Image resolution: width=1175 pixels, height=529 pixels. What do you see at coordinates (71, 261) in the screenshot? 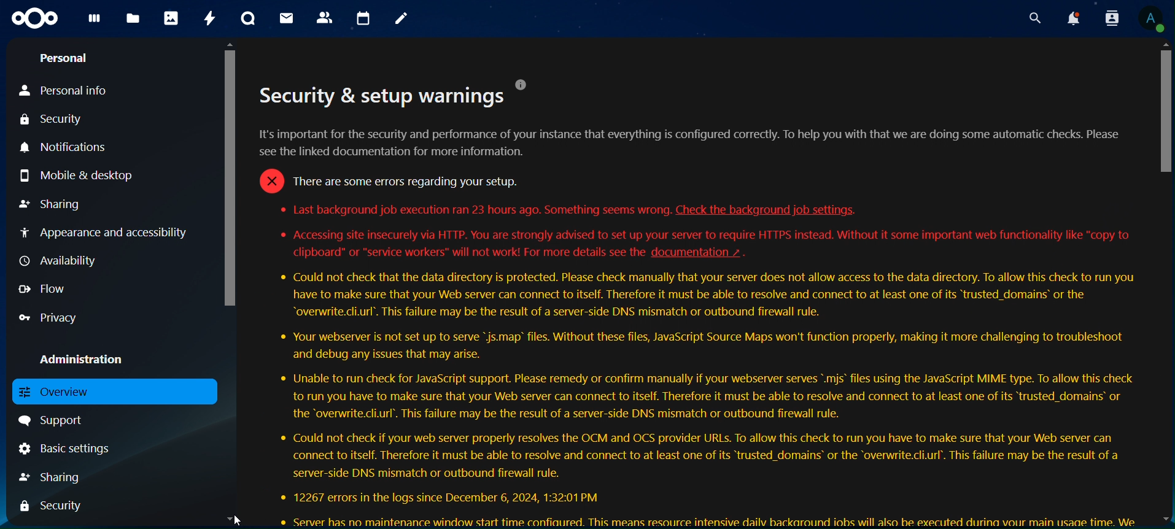
I see `availability` at bounding box center [71, 261].